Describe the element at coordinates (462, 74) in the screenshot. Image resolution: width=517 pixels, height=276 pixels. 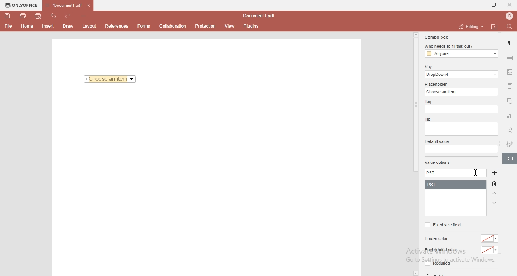
I see `dropdown 4` at that location.